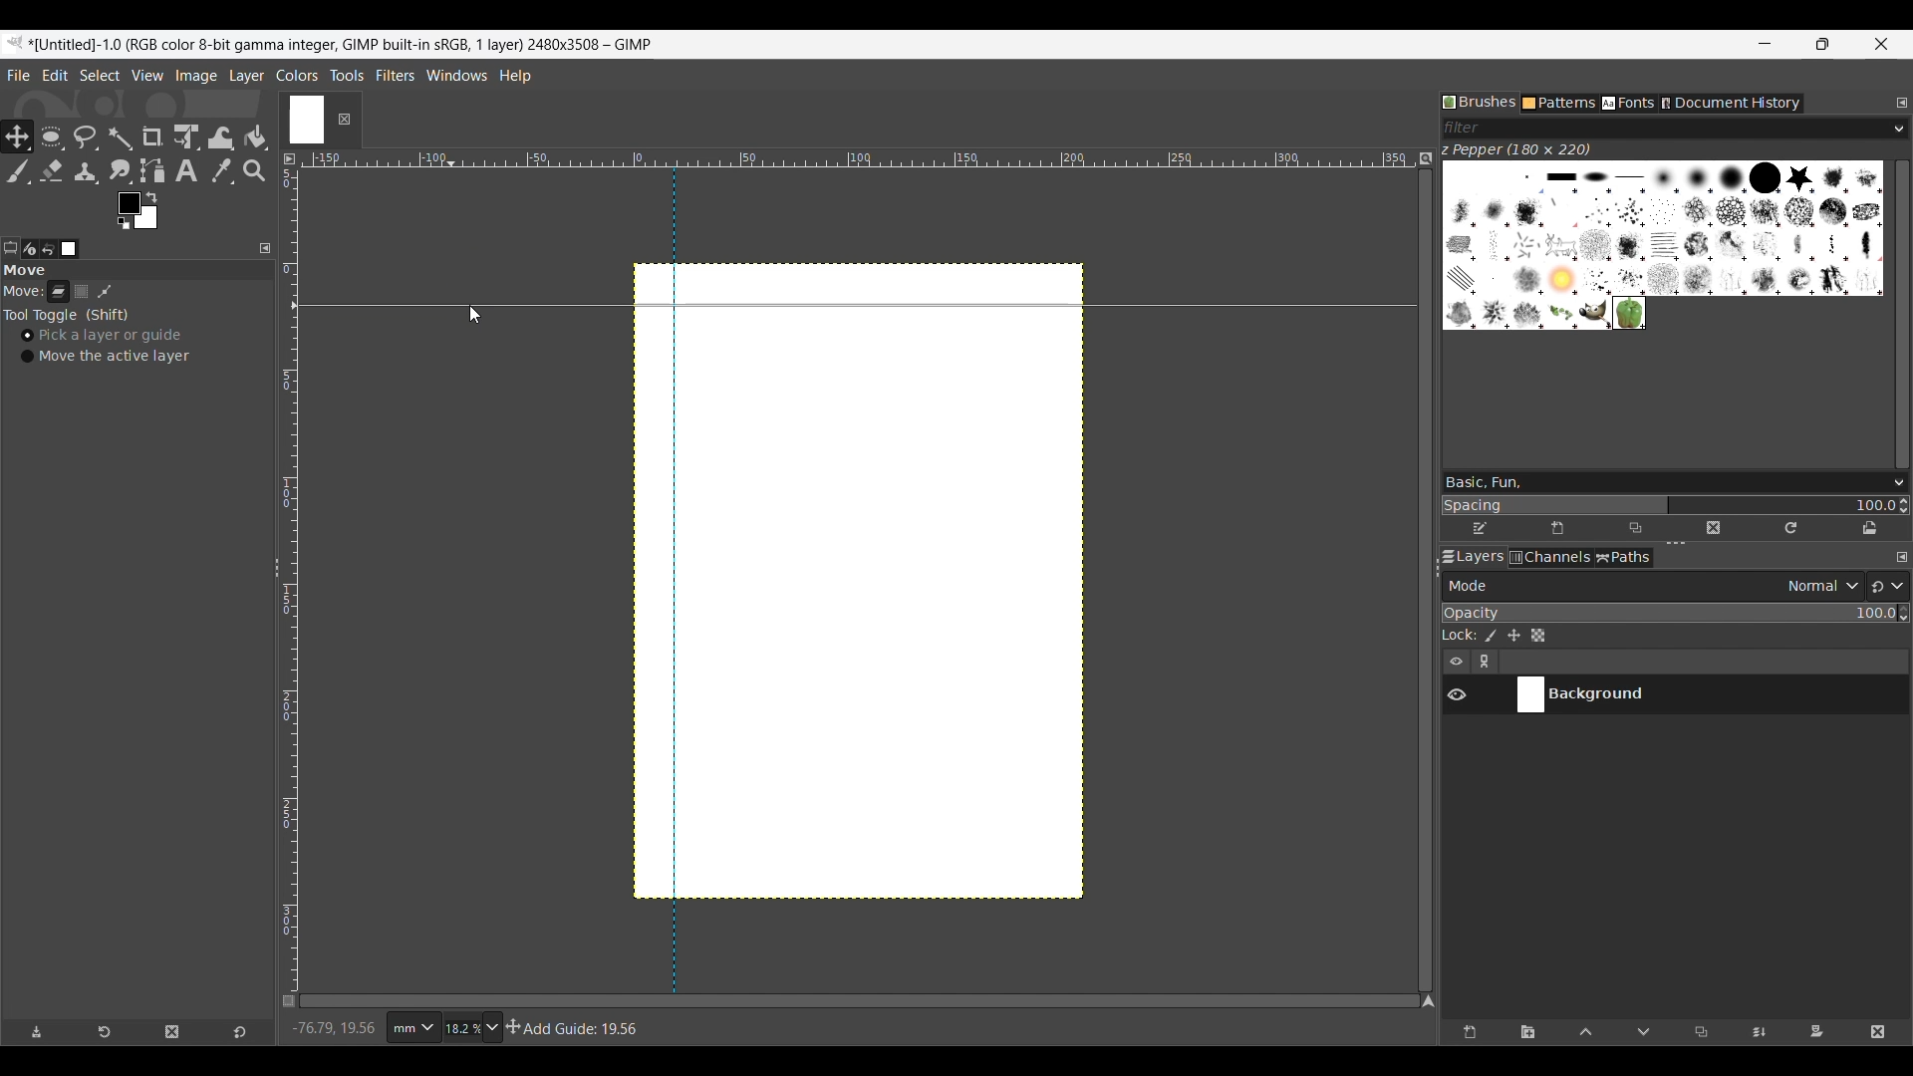 The image size is (1913, 1076). What do you see at coordinates (1887, 586) in the screenshot?
I see `Switch to another group of modes` at bounding box center [1887, 586].